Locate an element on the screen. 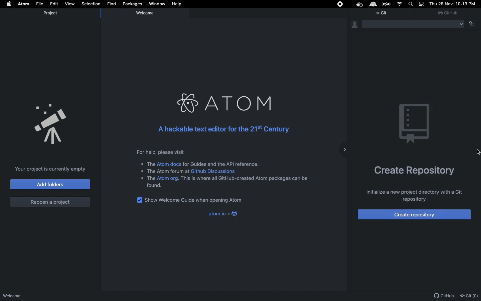 The height and width of the screenshot is (301, 481). Create repository  is located at coordinates (415, 170).